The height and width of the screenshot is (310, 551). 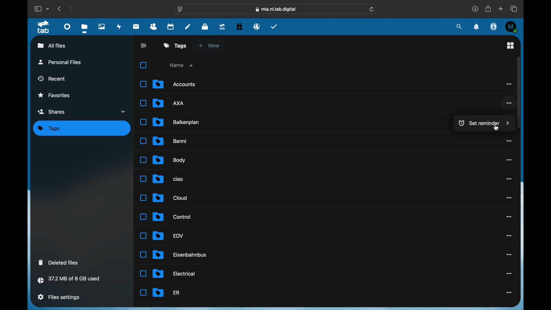 What do you see at coordinates (119, 26) in the screenshot?
I see `activity` at bounding box center [119, 26].